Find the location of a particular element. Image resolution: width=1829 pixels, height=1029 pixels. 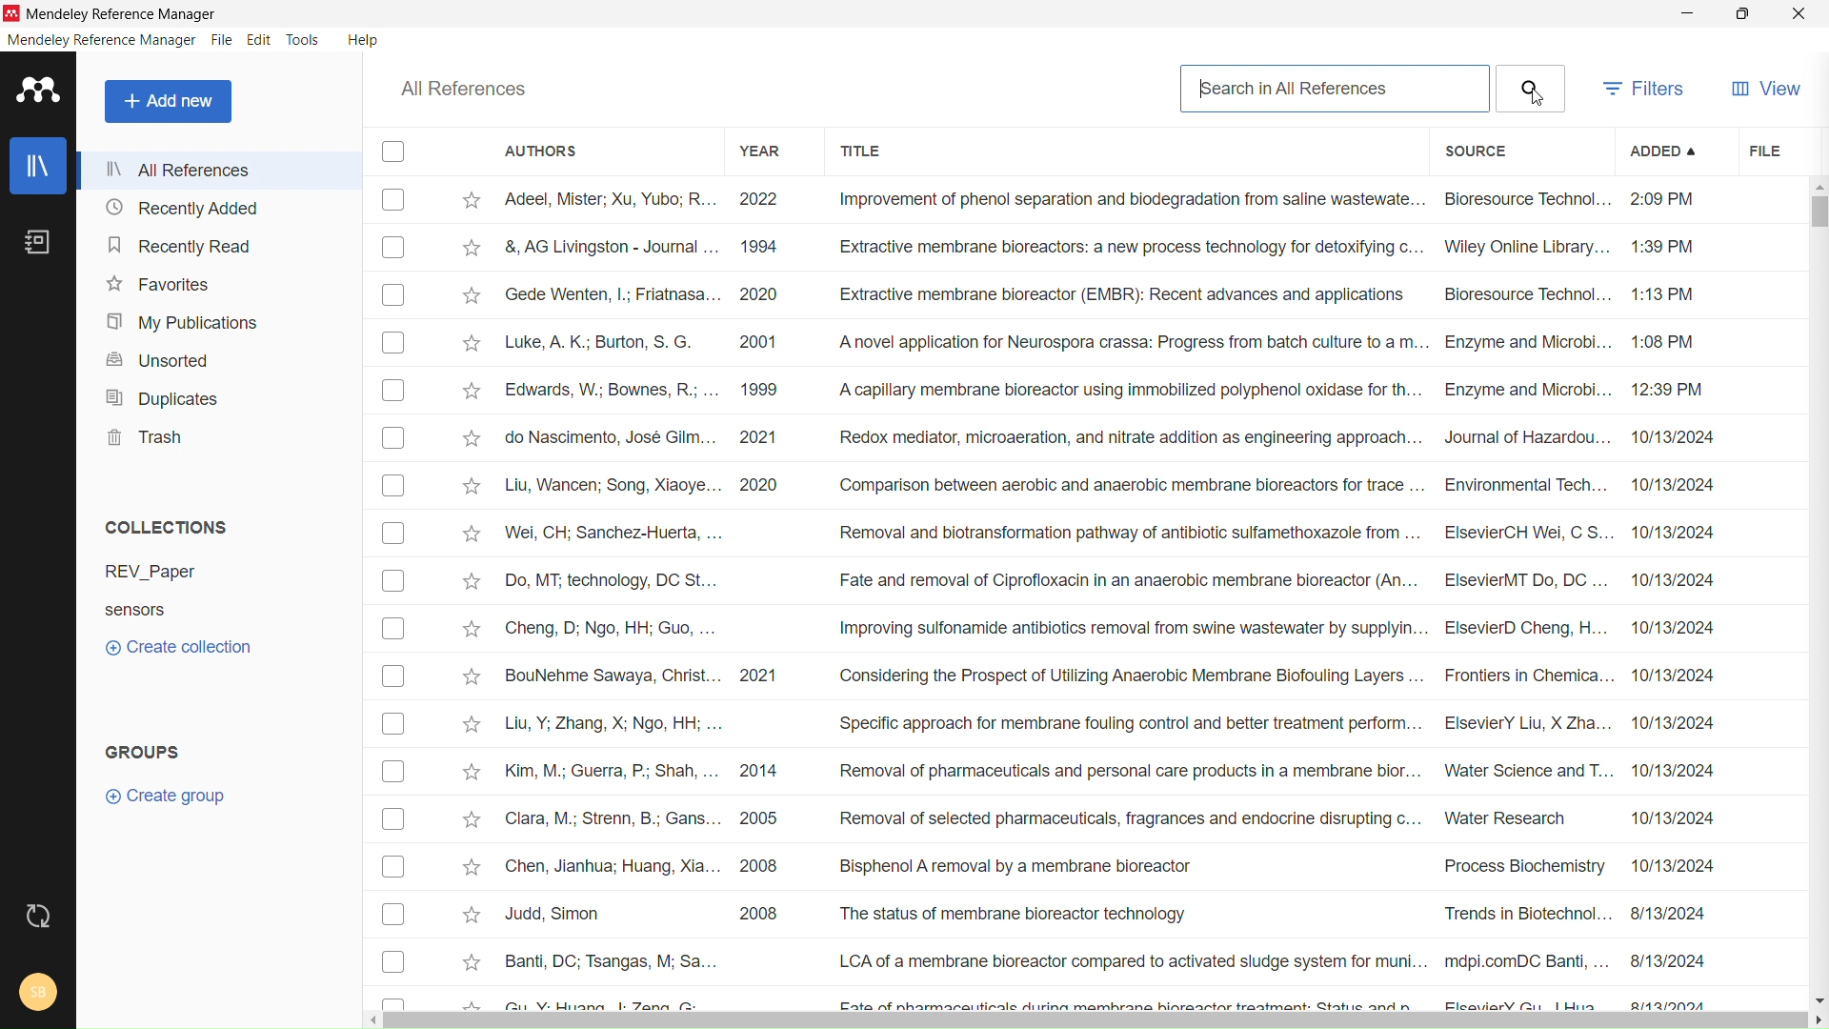

view is located at coordinates (1767, 86).